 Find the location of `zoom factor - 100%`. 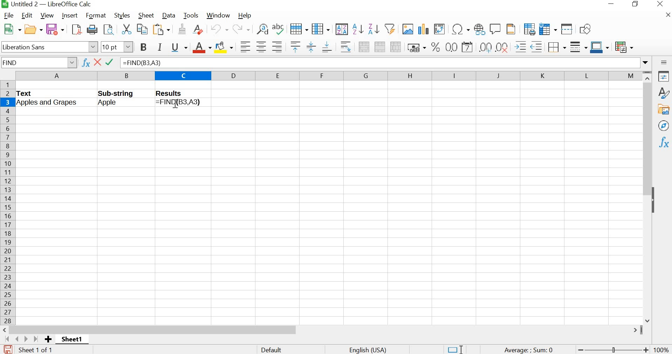

zoom factor - 100% is located at coordinates (662, 350).